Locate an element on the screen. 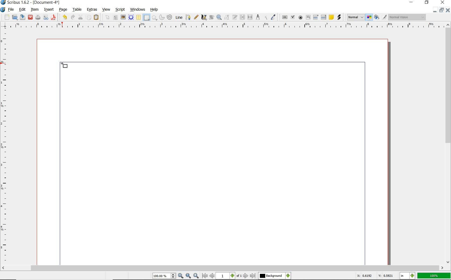  calligraphic line is located at coordinates (204, 17).